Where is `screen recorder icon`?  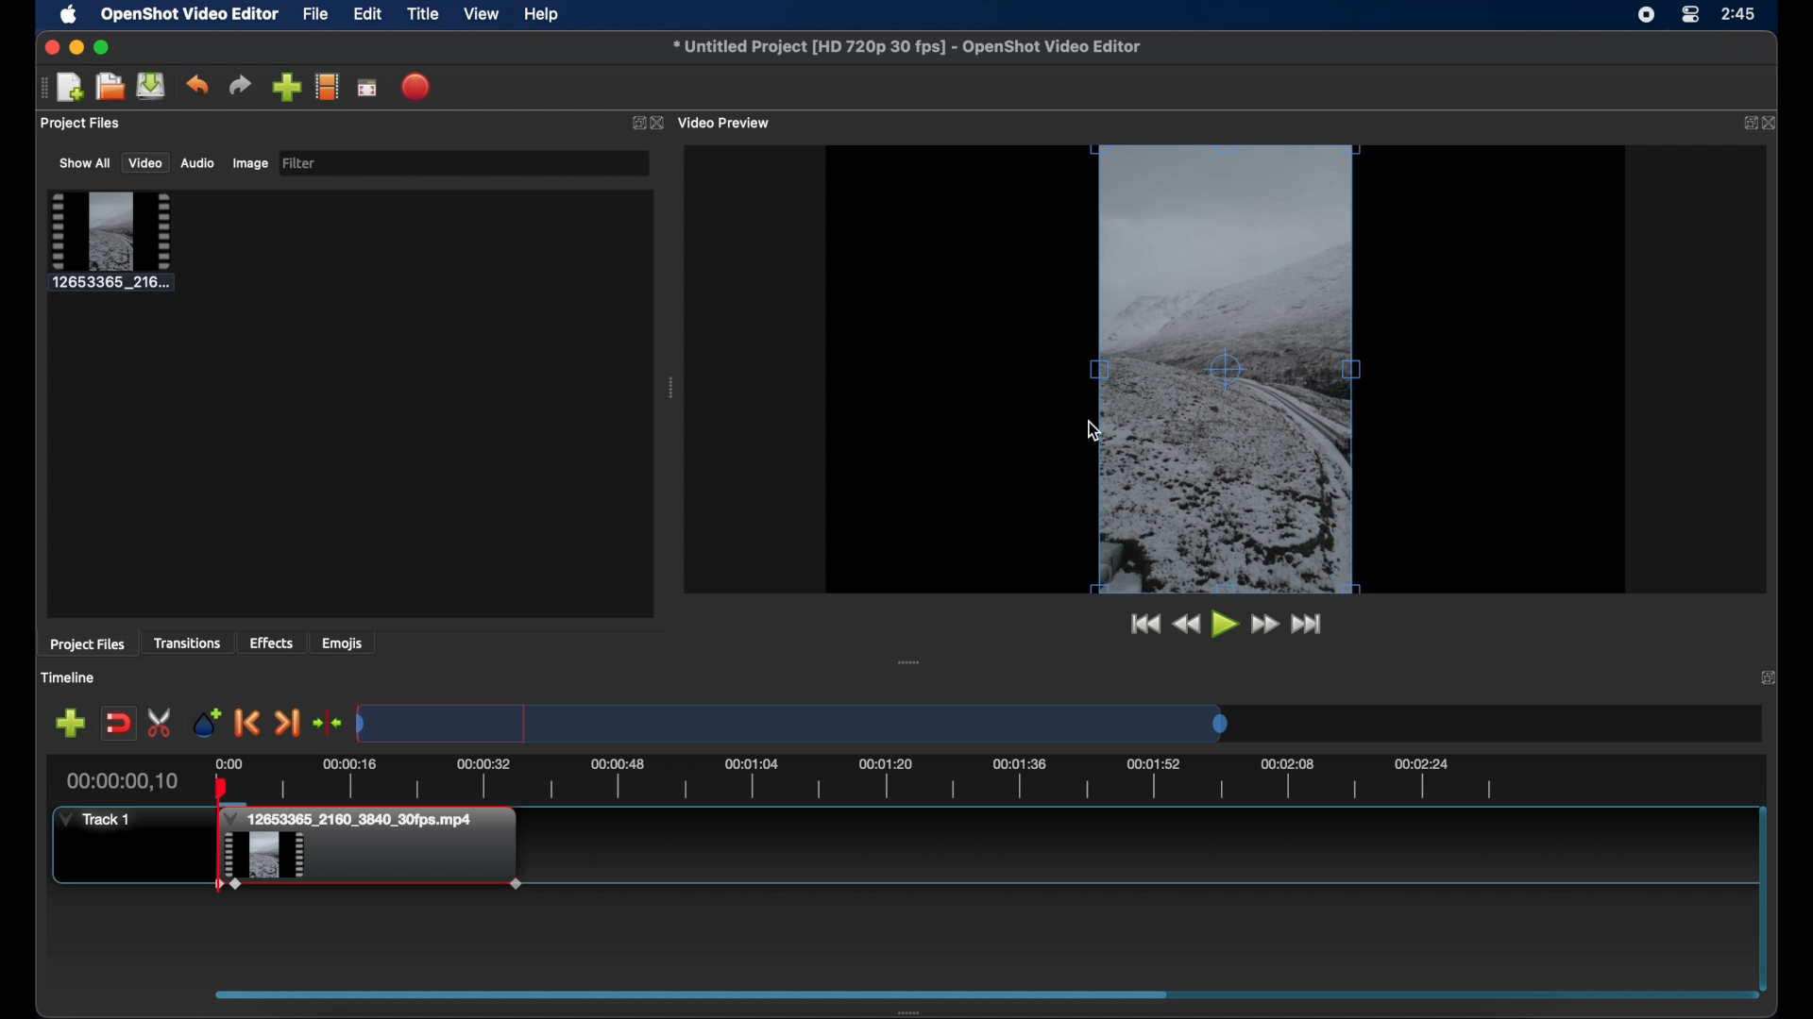
screen recorder icon is located at coordinates (1645, 17).